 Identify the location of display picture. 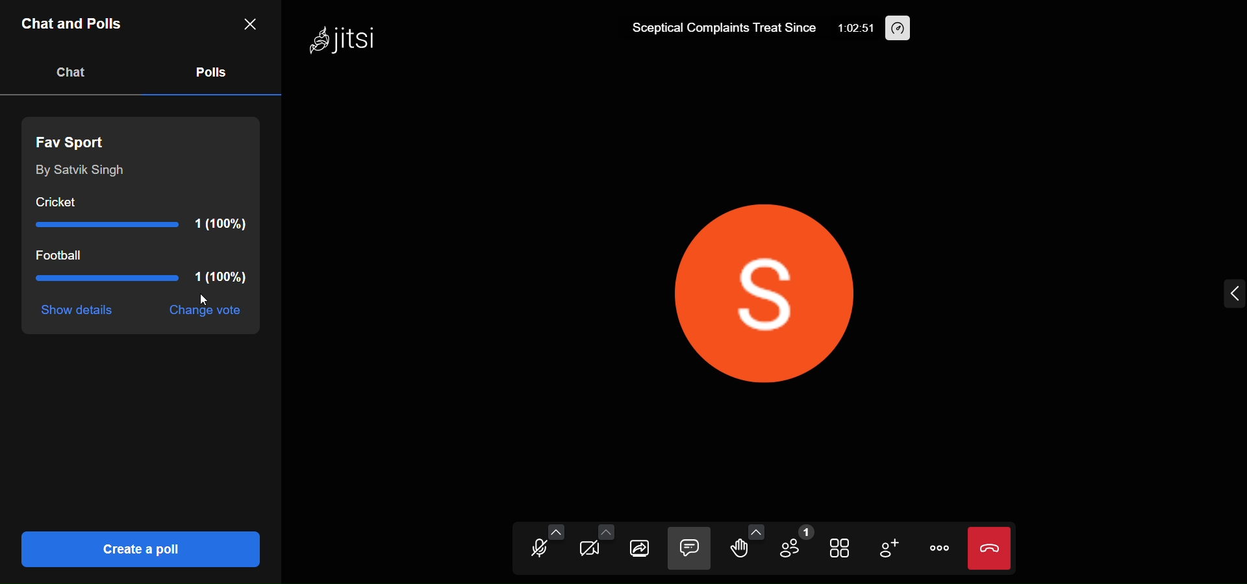
(774, 286).